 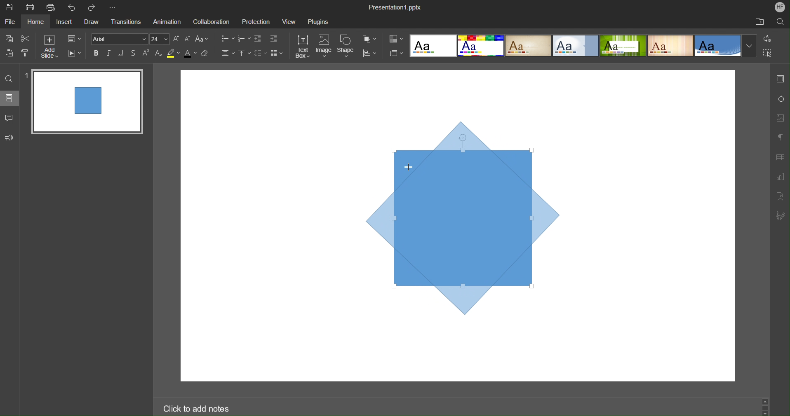 I want to click on Font Size, so click(x=159, y=40).